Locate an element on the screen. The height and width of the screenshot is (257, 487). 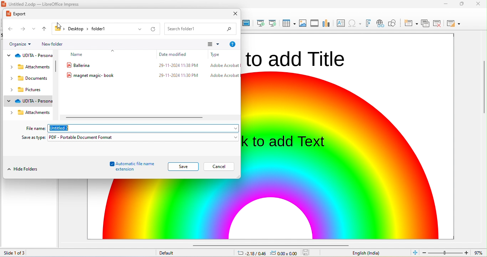
search is located at coordinates (201, 29).